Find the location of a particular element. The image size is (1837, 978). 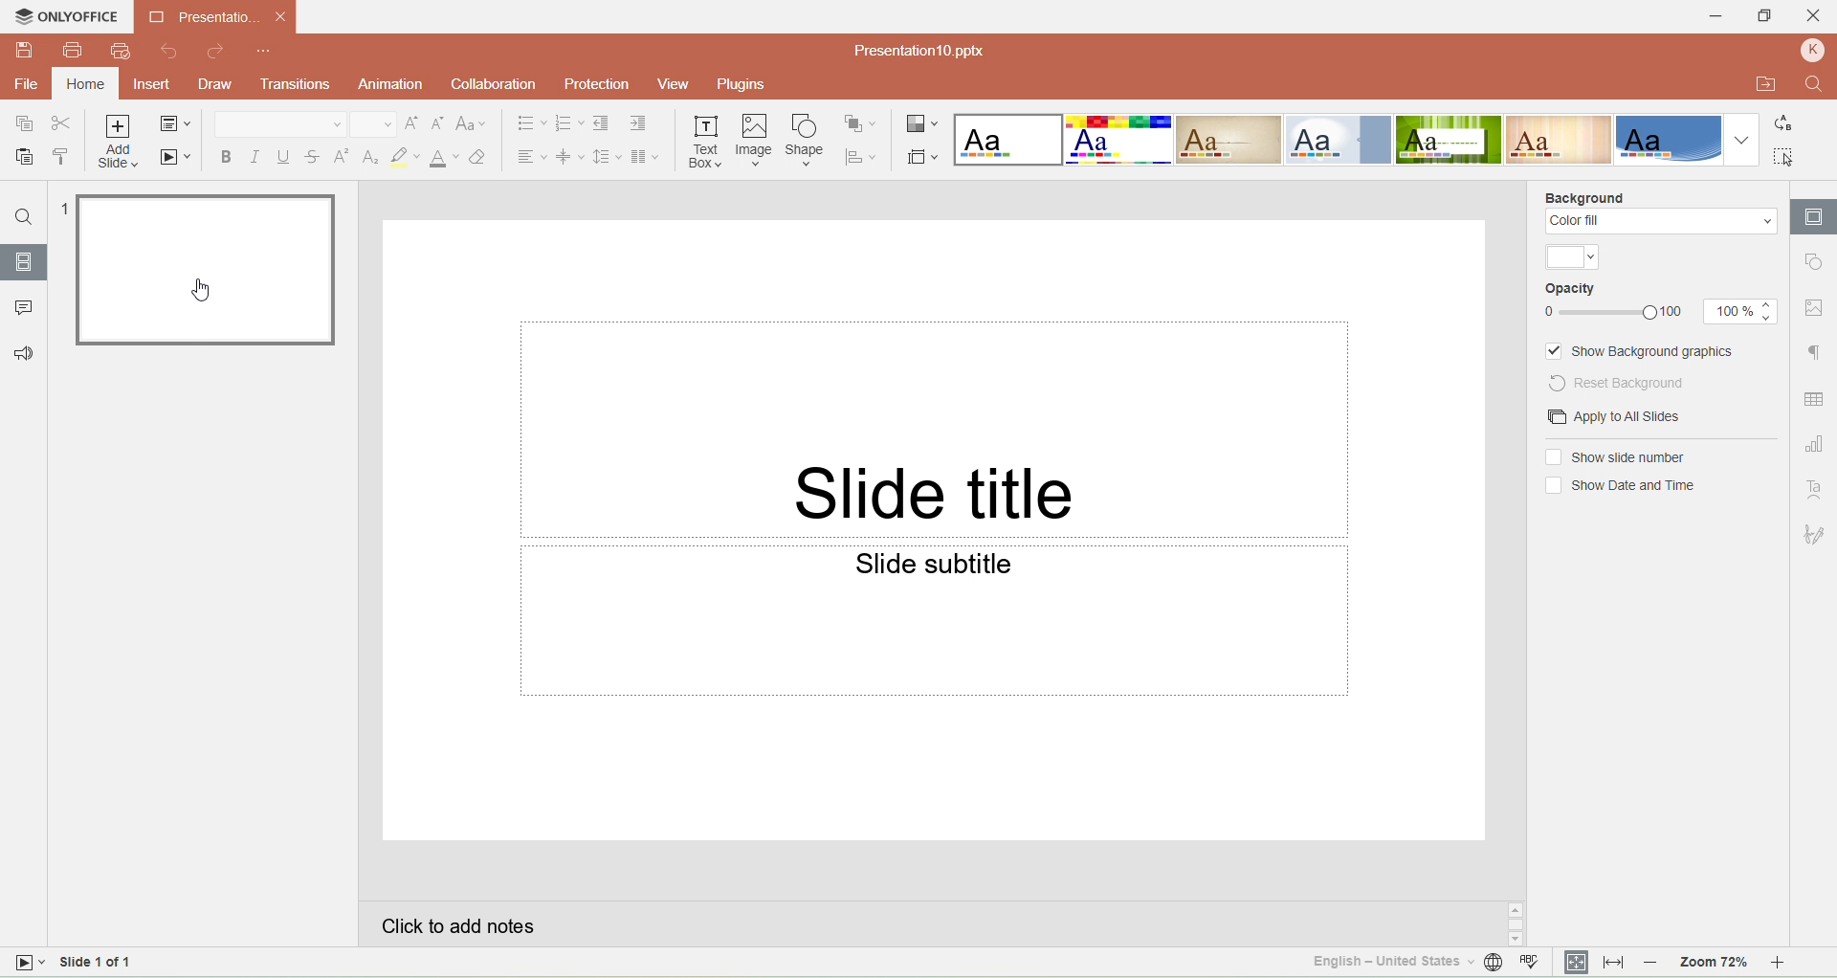

Fit to slide is located at coordinates (1576, 962).